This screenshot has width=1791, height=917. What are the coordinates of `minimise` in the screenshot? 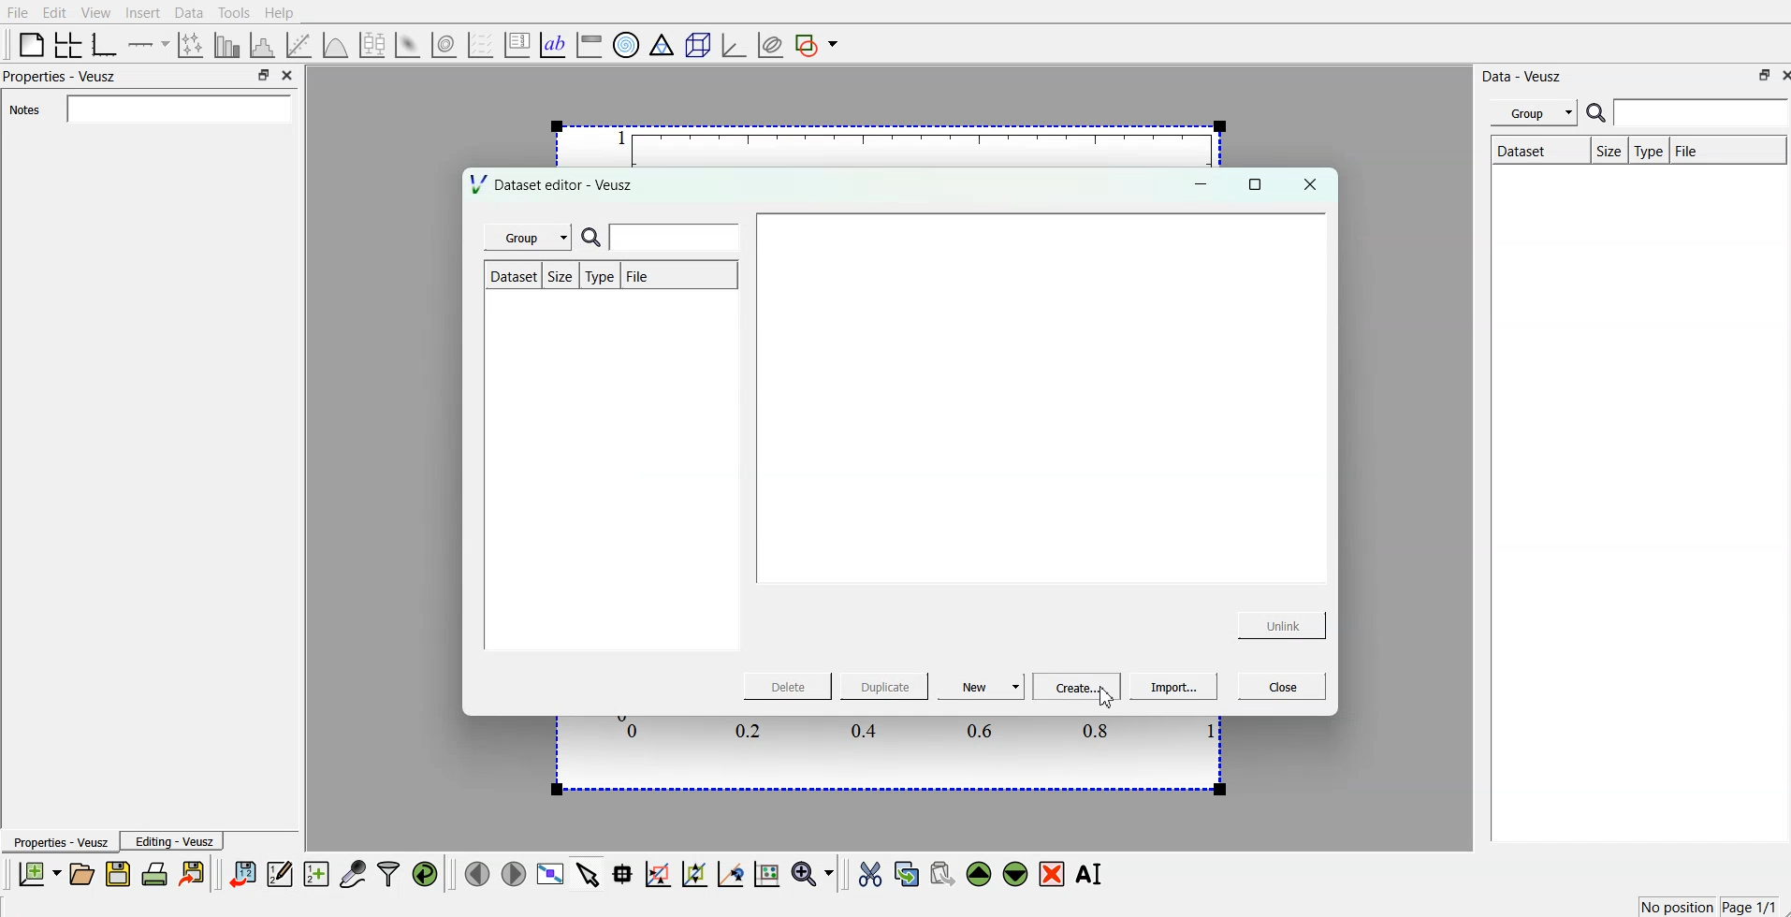 It's located at (1198, 183).